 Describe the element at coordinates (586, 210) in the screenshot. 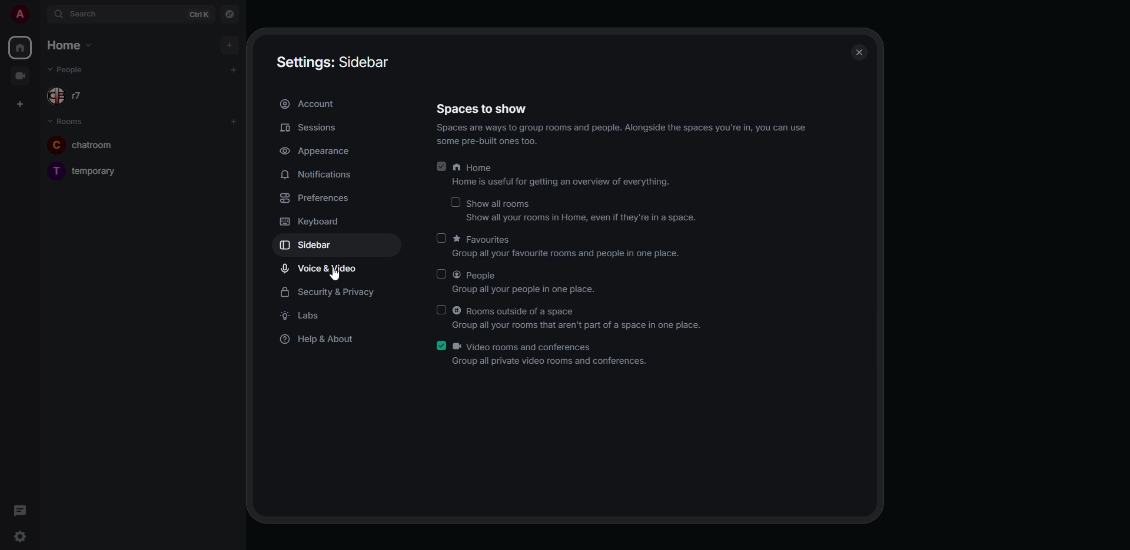

I see `show all rooms` at that location.